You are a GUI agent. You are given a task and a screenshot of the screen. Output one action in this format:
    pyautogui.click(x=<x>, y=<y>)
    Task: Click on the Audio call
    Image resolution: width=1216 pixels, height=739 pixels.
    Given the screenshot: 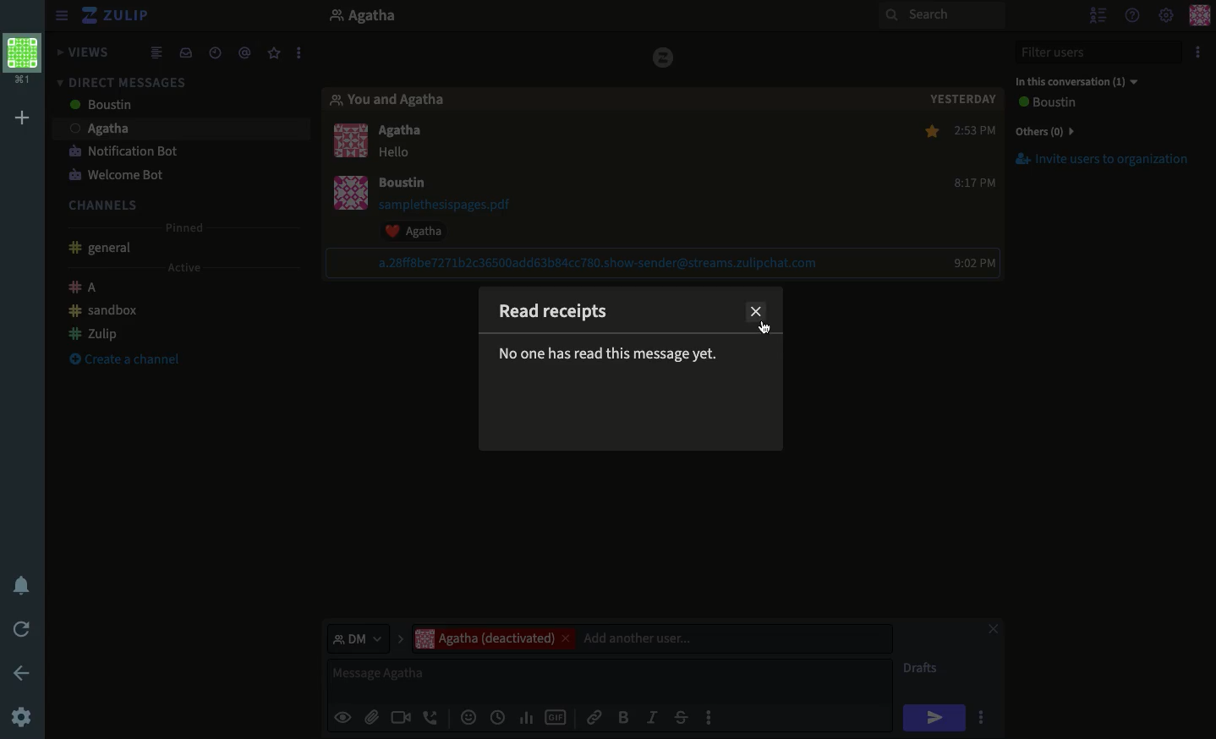 What is the action you would take?
    pyautogui.click(x=431, y=719)
    